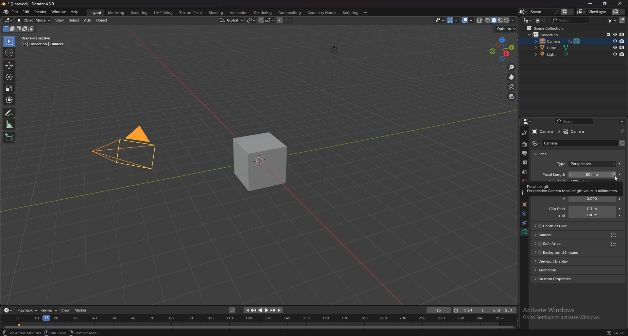 The height and width of the screenshot is (336, 628). Describe the element at coordinates (570, 20) in the screenshot. I see `search` at that location.